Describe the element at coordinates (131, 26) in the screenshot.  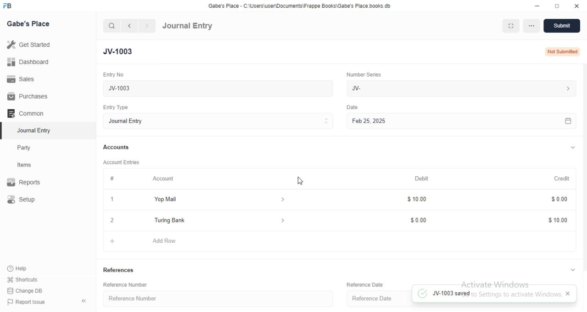
I see `navigate backward` at that location.